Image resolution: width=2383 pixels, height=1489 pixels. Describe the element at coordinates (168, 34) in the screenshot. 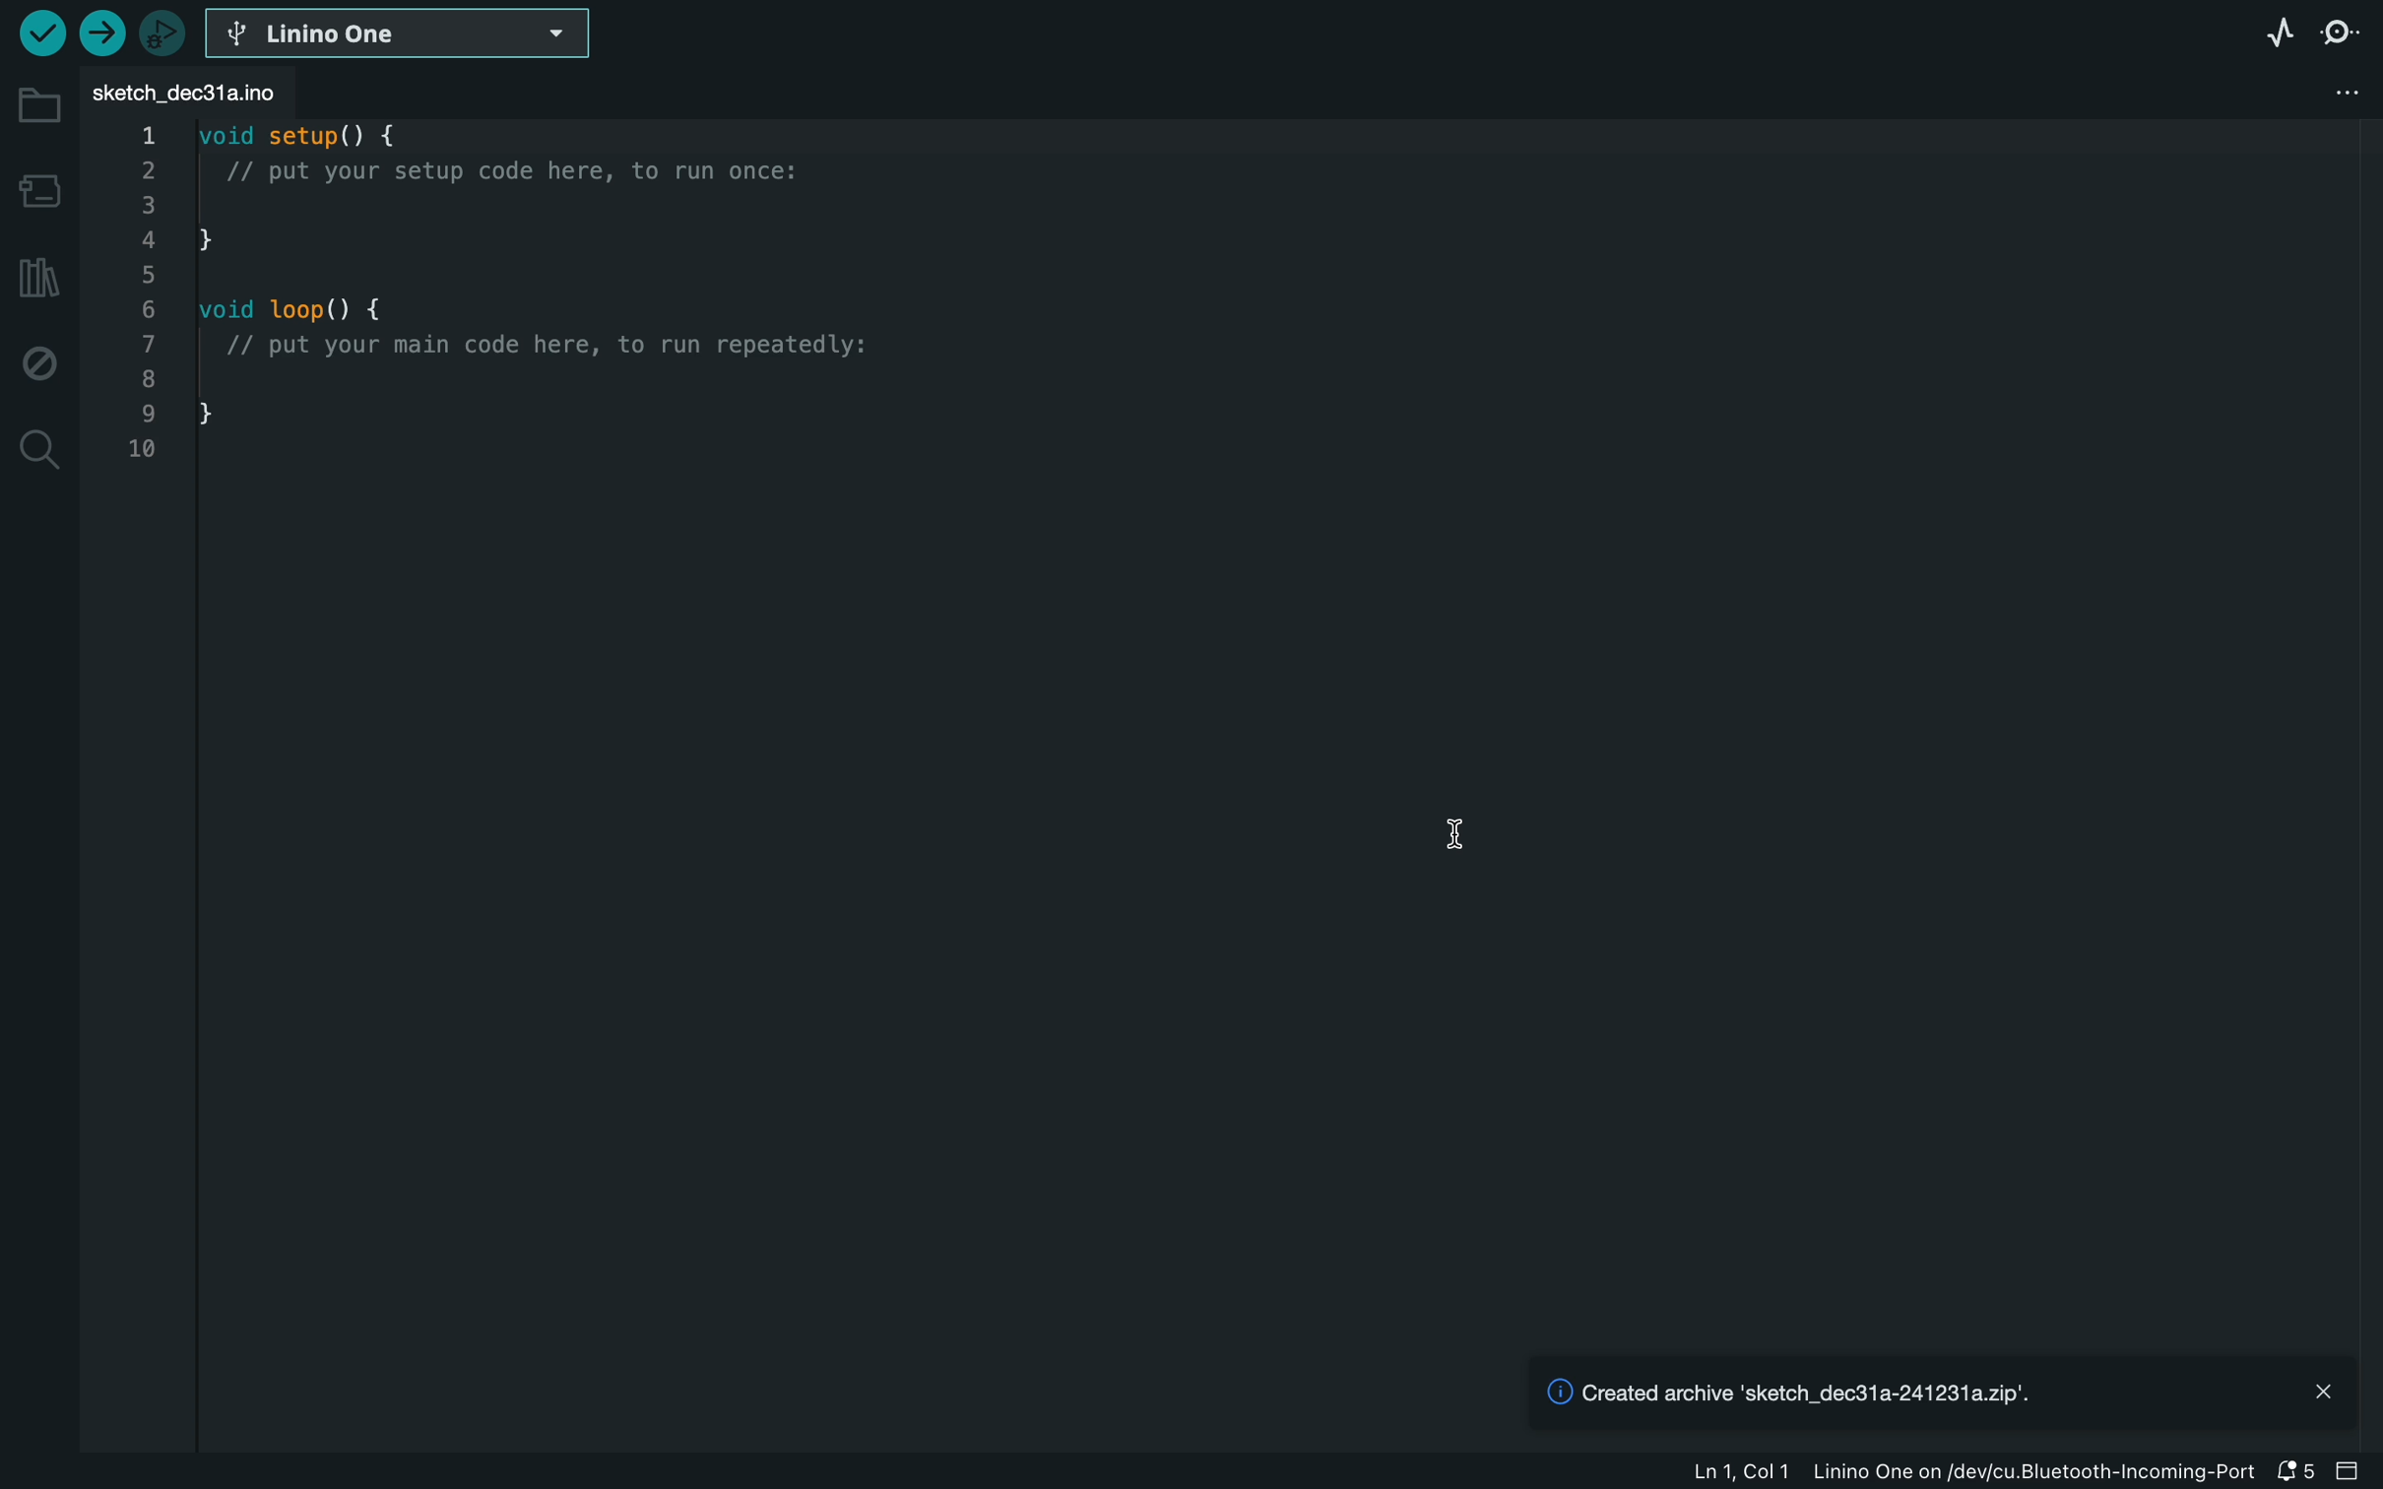

I see `debugger` at that location.